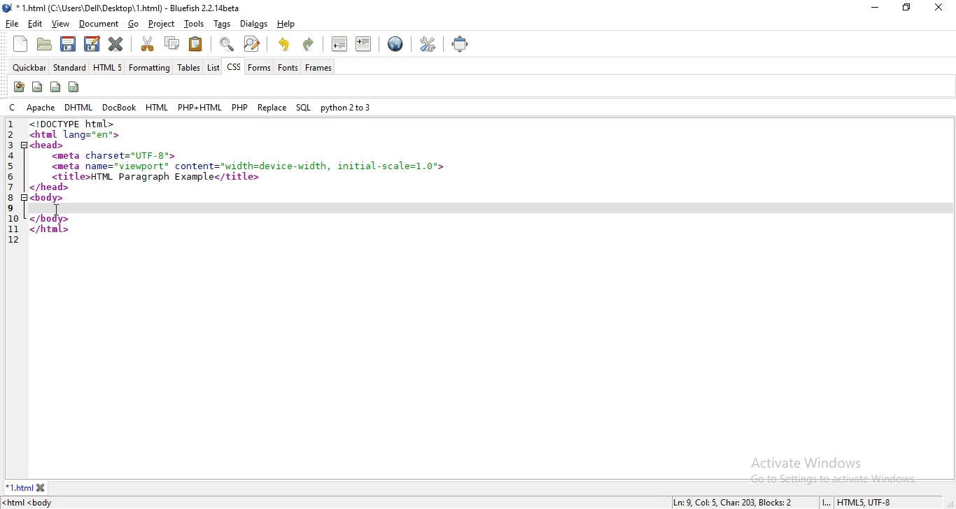 This screenshot has height=509, width=956. Describe the element at coordinates (55, 87) in the screenshot. I see `div` at that location.